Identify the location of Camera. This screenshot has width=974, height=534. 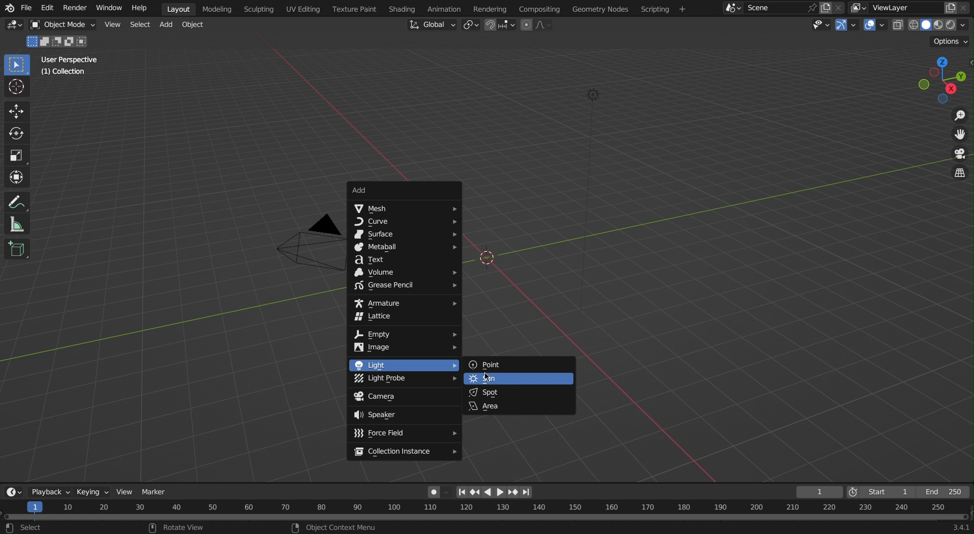
(404, 397).